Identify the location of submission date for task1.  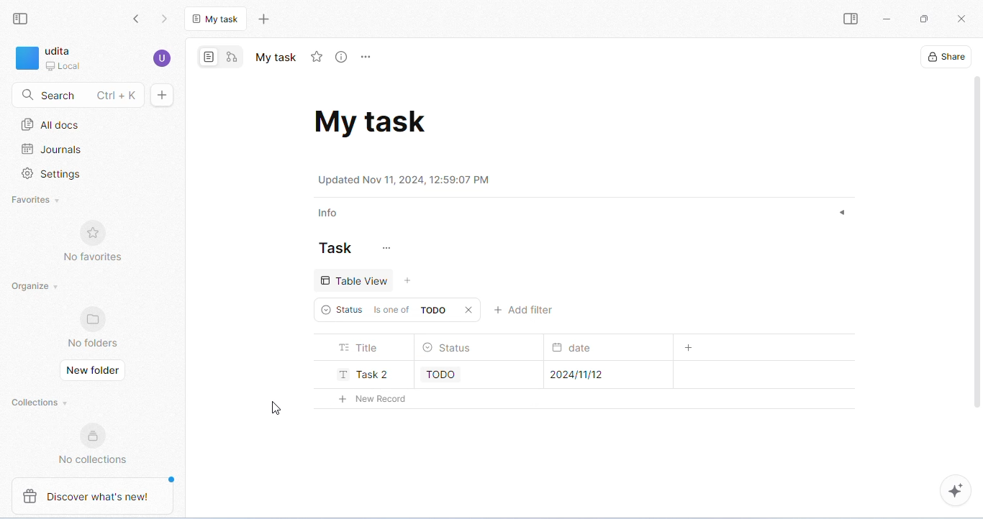
(577, 345).